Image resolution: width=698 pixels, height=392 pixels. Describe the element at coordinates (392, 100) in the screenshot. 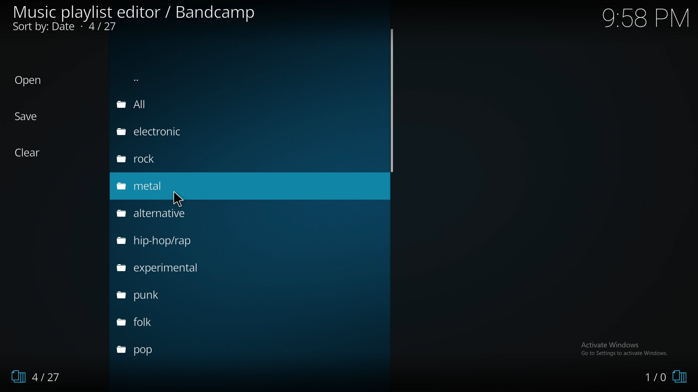

I see `scroll bar` at that location.